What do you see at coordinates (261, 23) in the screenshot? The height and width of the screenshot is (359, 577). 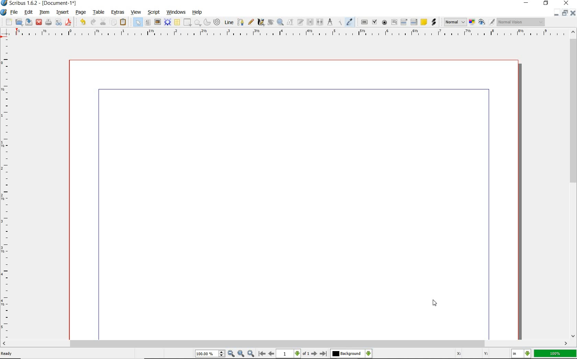 I see `calligraphic line` at bounding box center [261, 23].